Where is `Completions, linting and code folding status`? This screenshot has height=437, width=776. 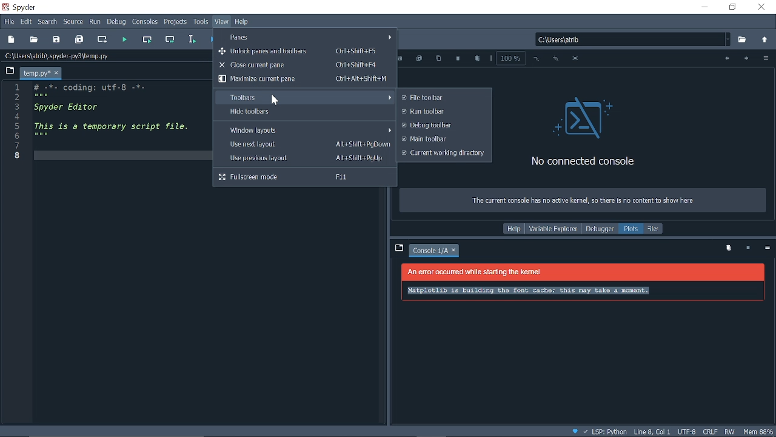 Completions, linting and code folding status is located at coordinates (600, 432).